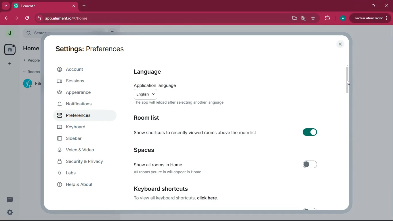 This screenshot has width=393, height=221. Describe the element at coordinates (314, 18) in the screenshot. I see `favourite` at that location.